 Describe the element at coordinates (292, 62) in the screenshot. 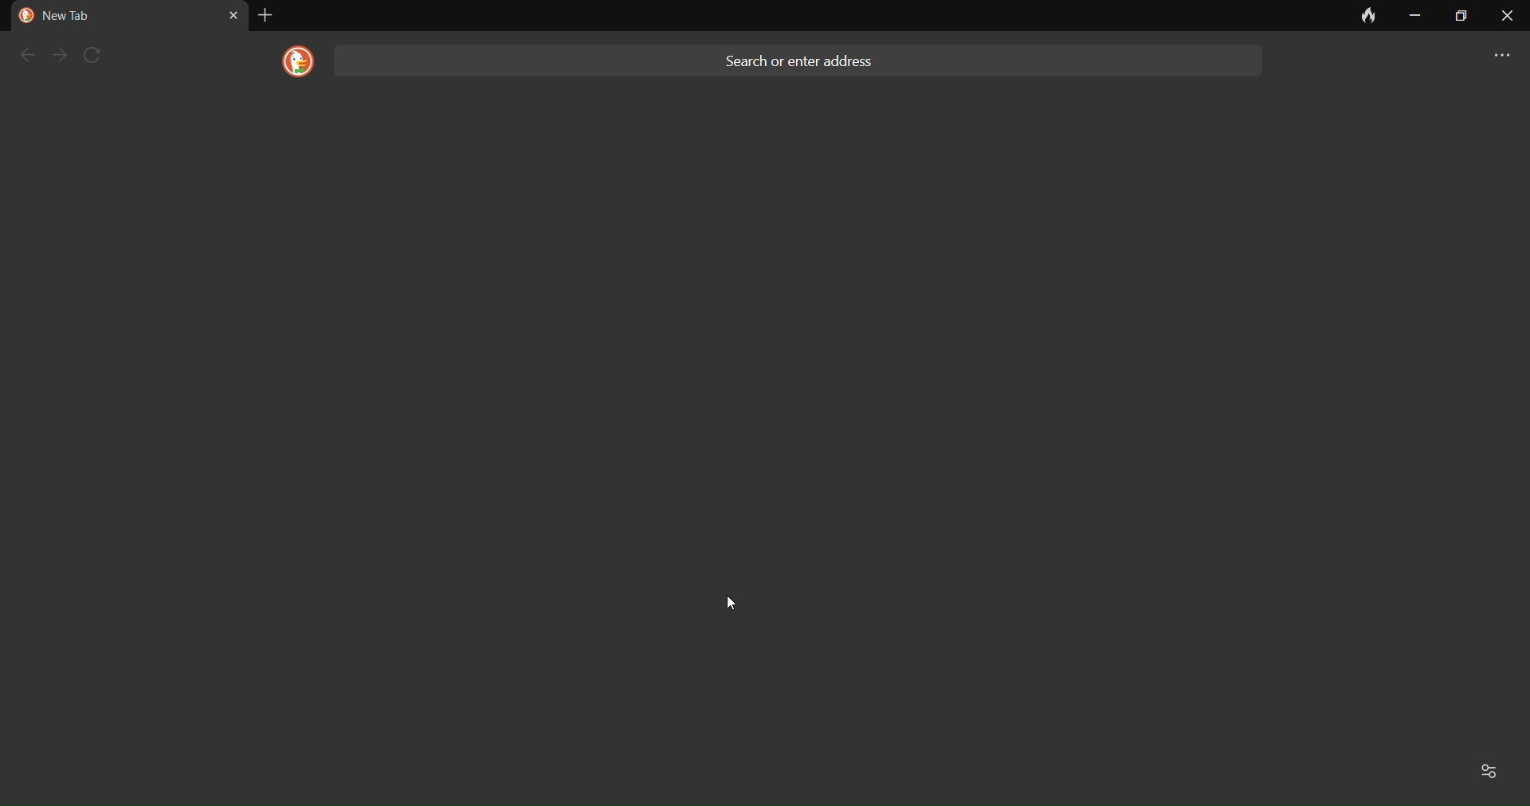

I see `logo` at that location.